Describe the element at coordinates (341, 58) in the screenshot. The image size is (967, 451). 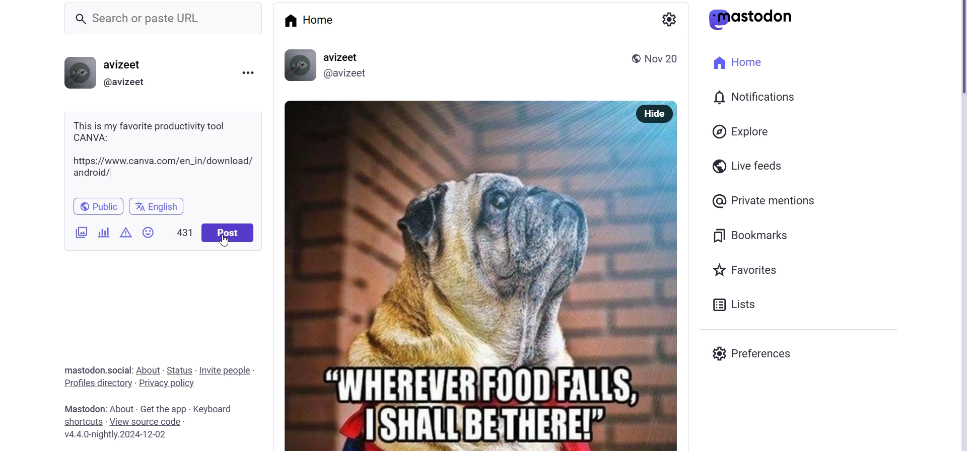
I see `avizeet` at that location.